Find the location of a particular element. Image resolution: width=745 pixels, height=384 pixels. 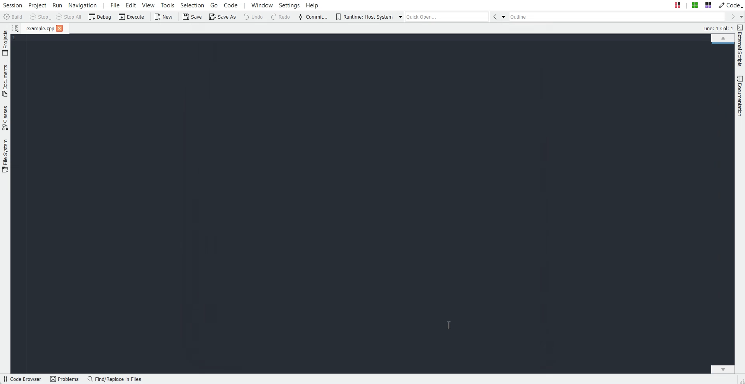

Save As is located at coordinates (222, 16).